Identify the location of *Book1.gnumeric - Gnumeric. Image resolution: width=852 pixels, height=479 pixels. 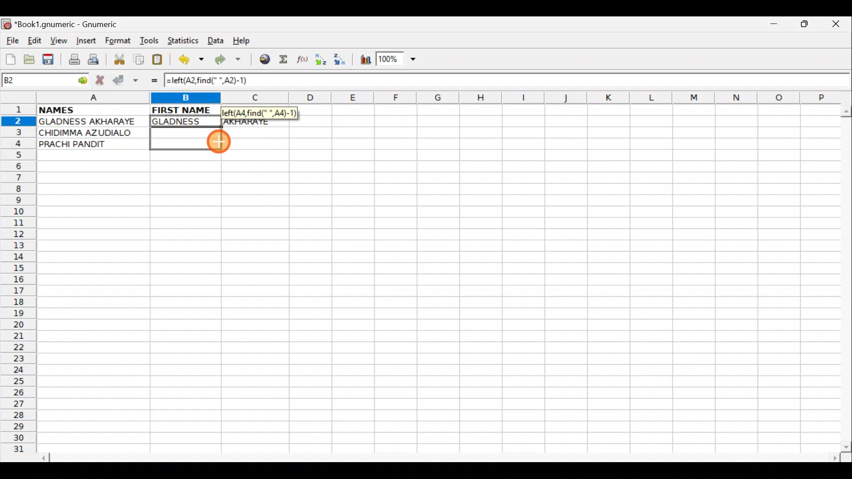
(74, 24).